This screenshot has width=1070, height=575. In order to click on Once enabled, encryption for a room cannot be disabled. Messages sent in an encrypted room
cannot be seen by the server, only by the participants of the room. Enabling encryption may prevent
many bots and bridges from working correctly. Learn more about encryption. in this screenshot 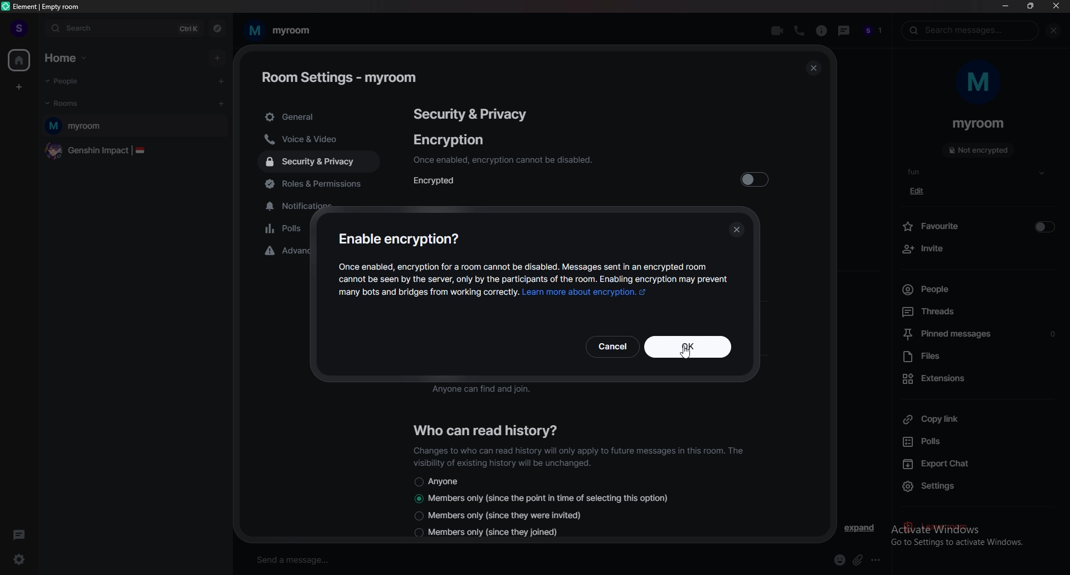, I will do `click(535, 282)`.